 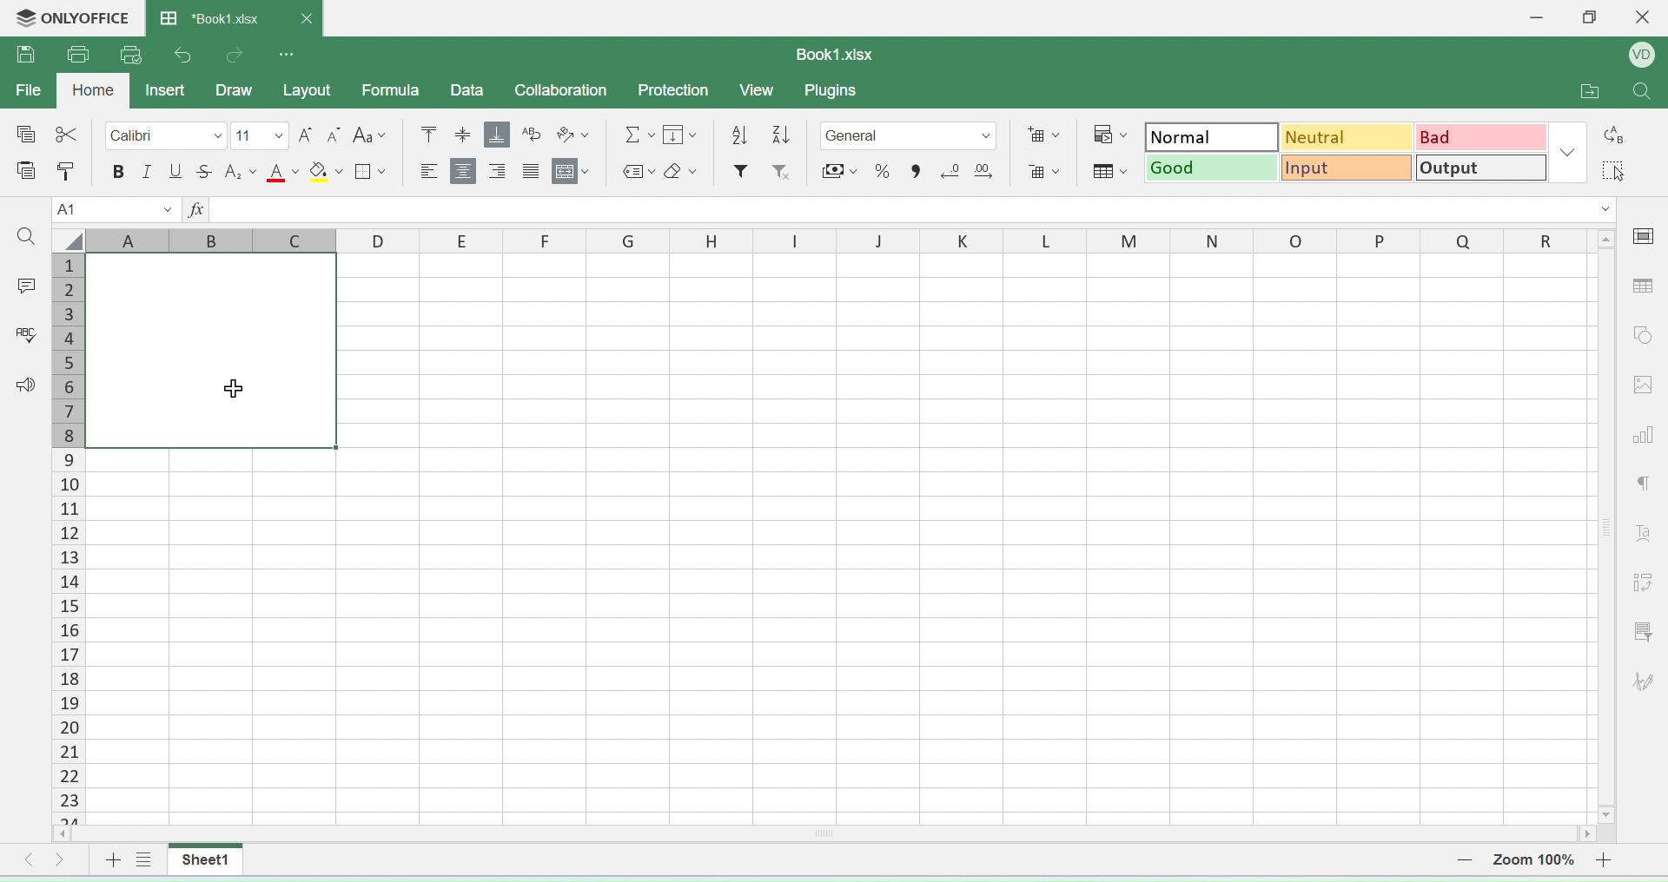 I want to click on center align, so click(x=531, y=173).